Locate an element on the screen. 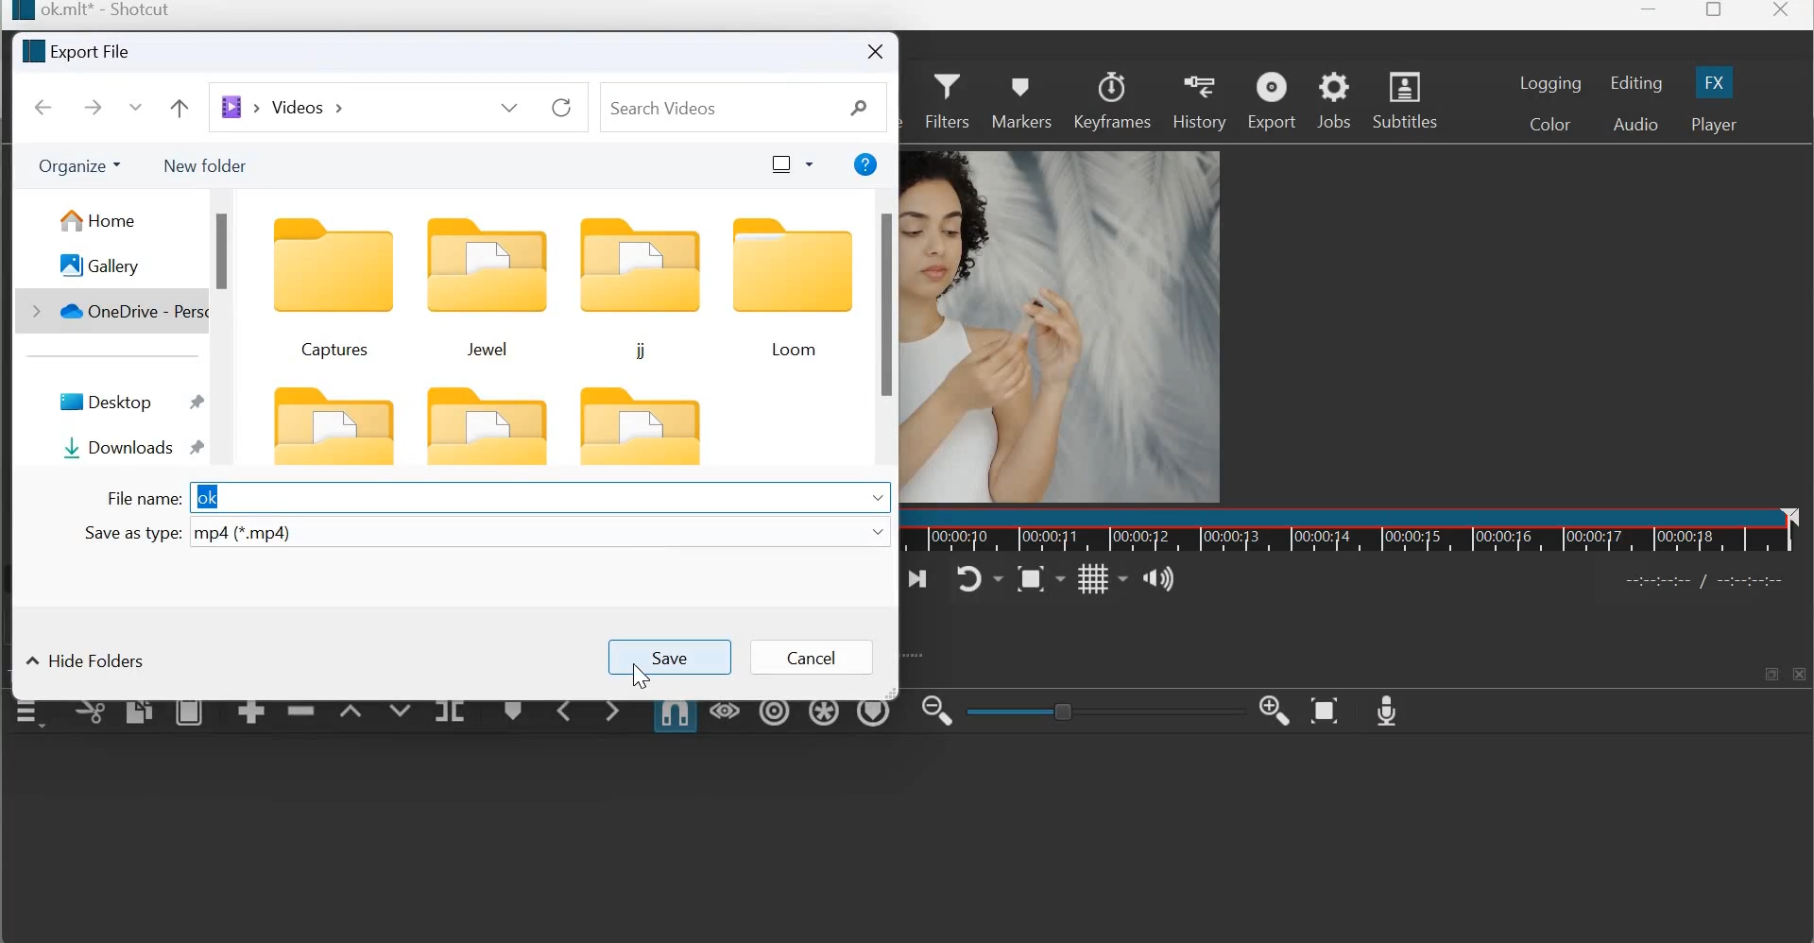 This screenshot has height=943, width=1814. pin is located at coordinates (204, 450).